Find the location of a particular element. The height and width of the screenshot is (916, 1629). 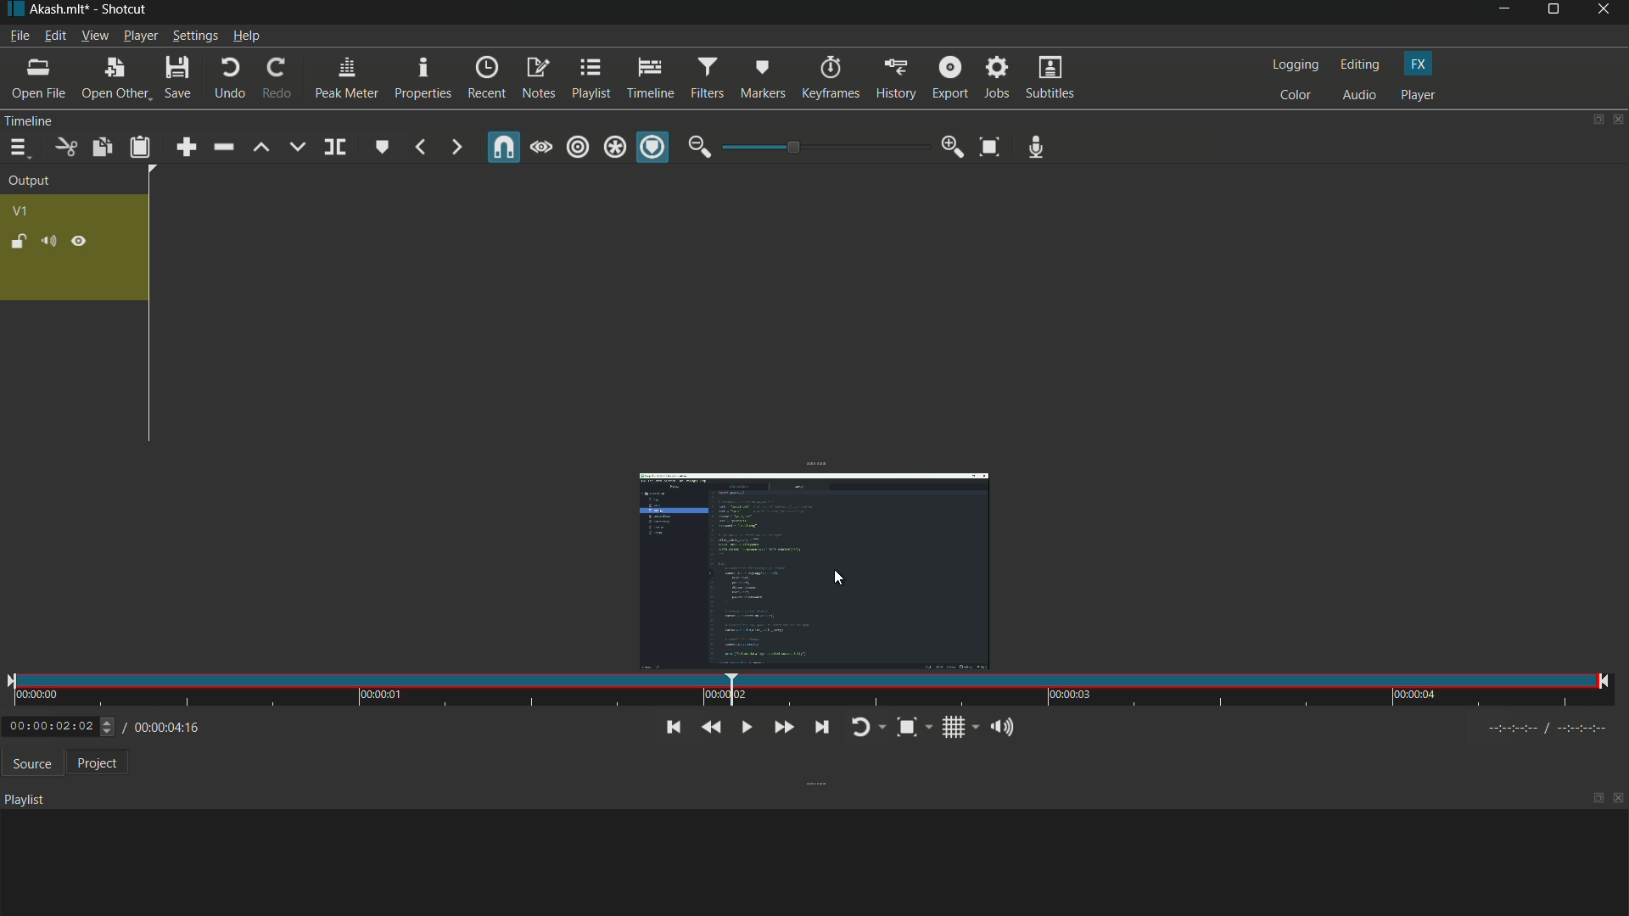

keyframes is located at coordinates (829, 78).